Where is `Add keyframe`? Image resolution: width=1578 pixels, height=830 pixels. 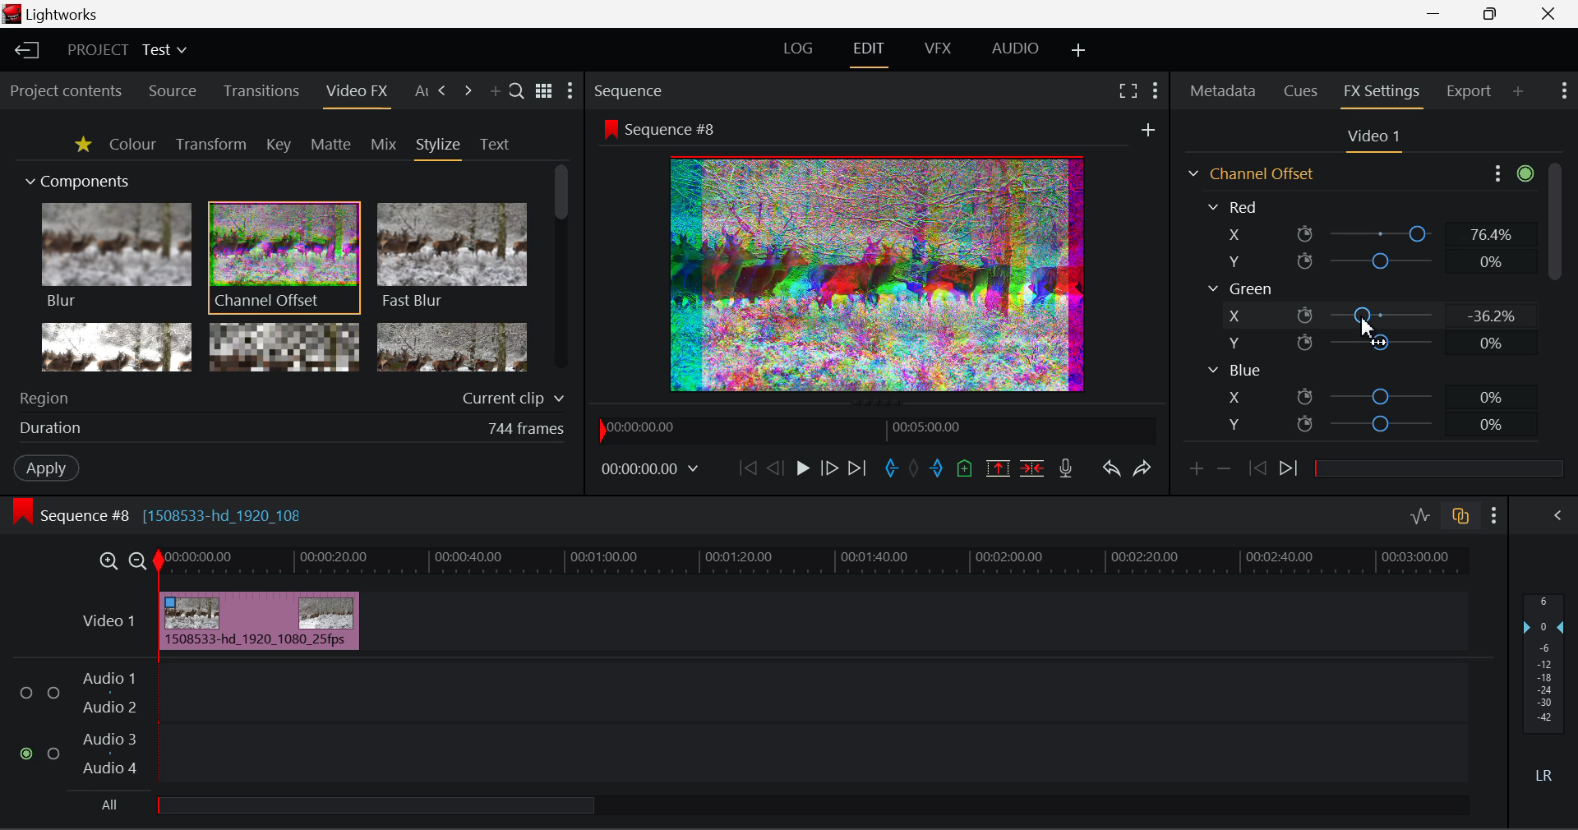 Add keyframe is located at coordinates (1195, 473).